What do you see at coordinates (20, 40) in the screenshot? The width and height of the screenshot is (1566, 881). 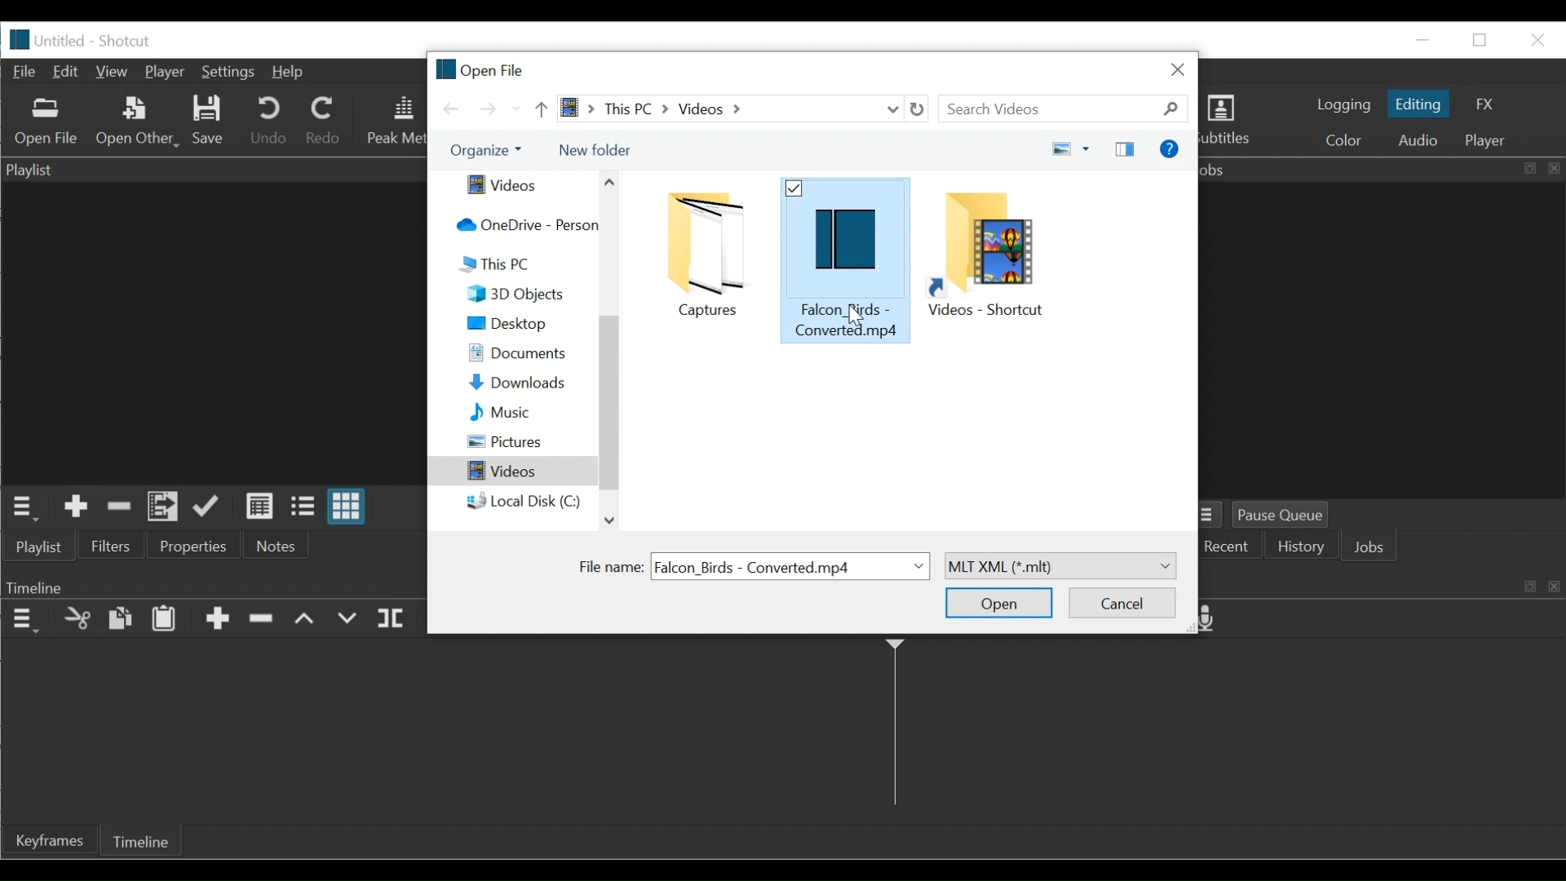 I see `logo` at bounding box center [20, 40].